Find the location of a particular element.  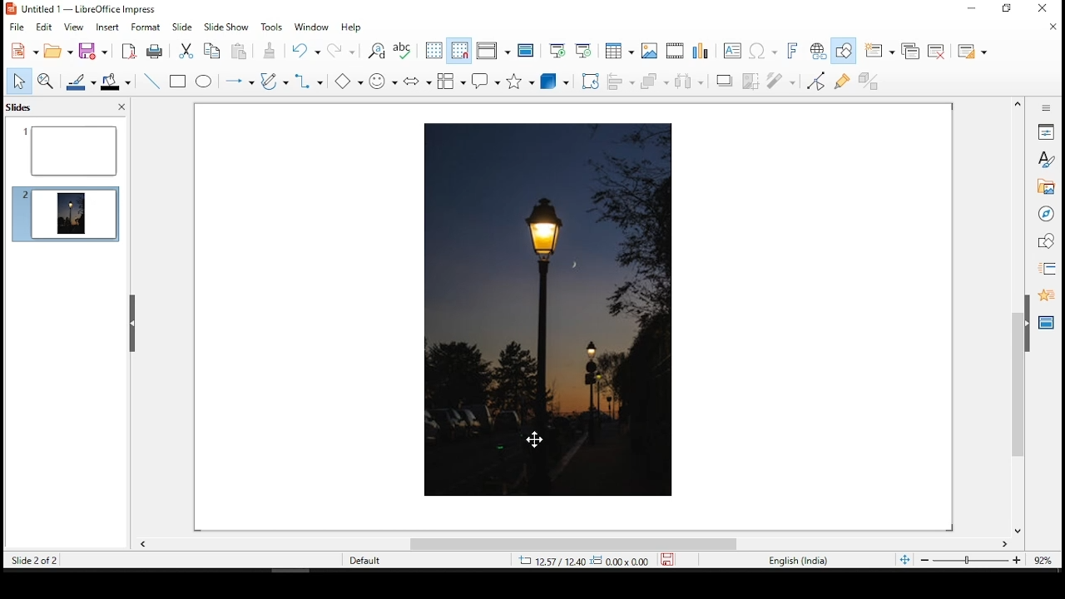

show draw functions is located at coordinates (841, 51).